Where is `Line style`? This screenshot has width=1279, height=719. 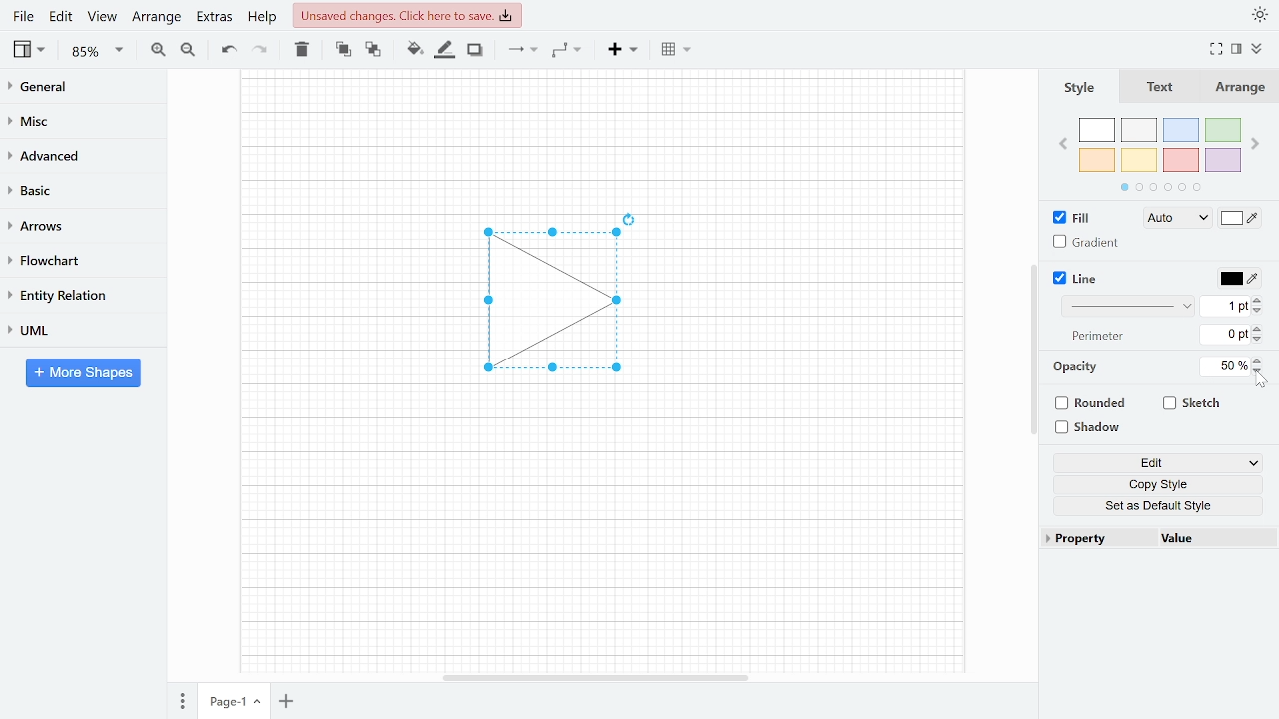
Line style is located at coordinates (1131, 306).